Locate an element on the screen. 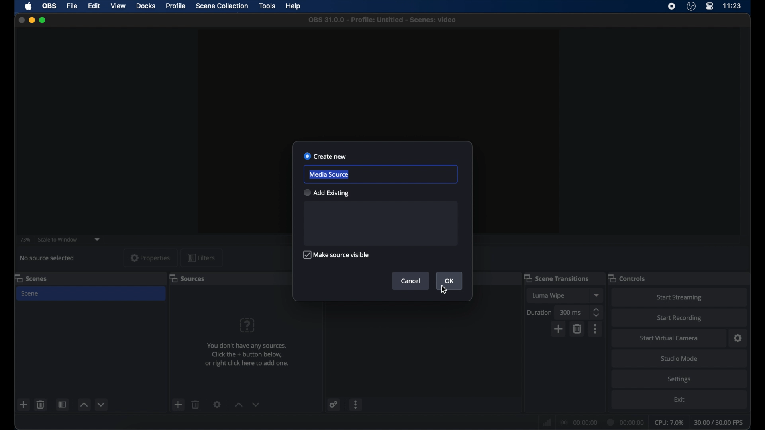 The width and height of the screenshot is (765, 430). delete is located at coordinates (577, 329).